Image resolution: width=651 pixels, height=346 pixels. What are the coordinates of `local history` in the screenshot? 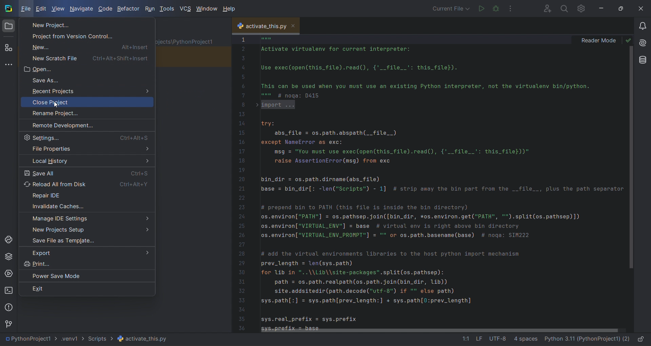 It's located at (85, 159).